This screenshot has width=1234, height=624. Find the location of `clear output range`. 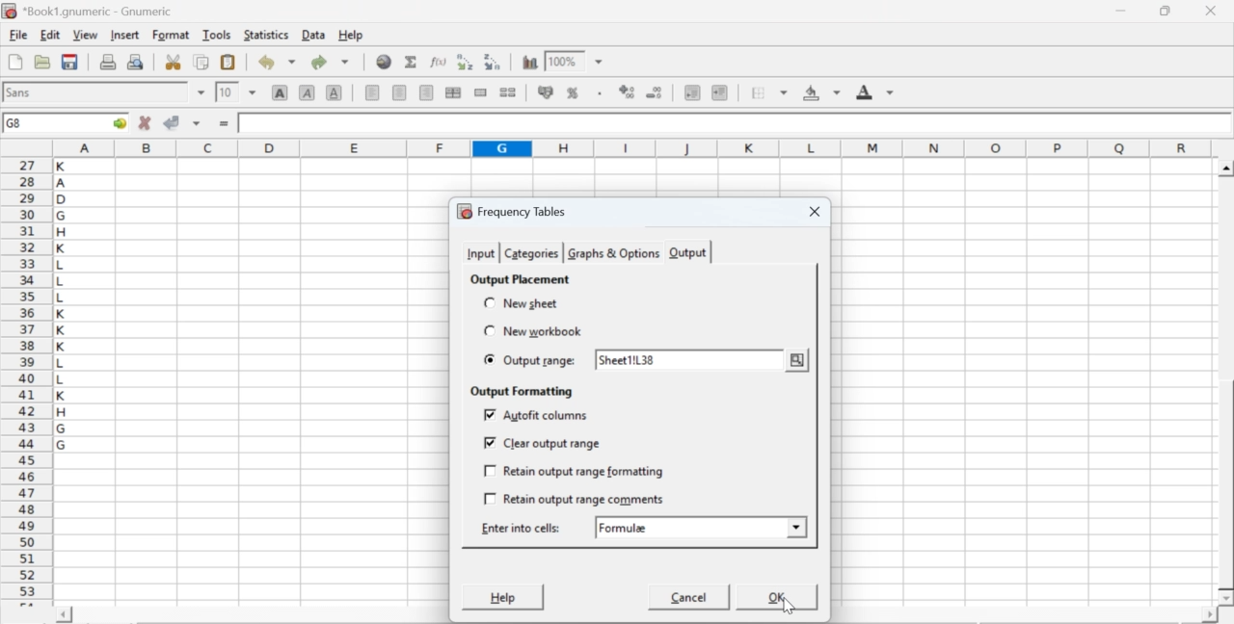

clear output range is located at coordinates (542, 443).